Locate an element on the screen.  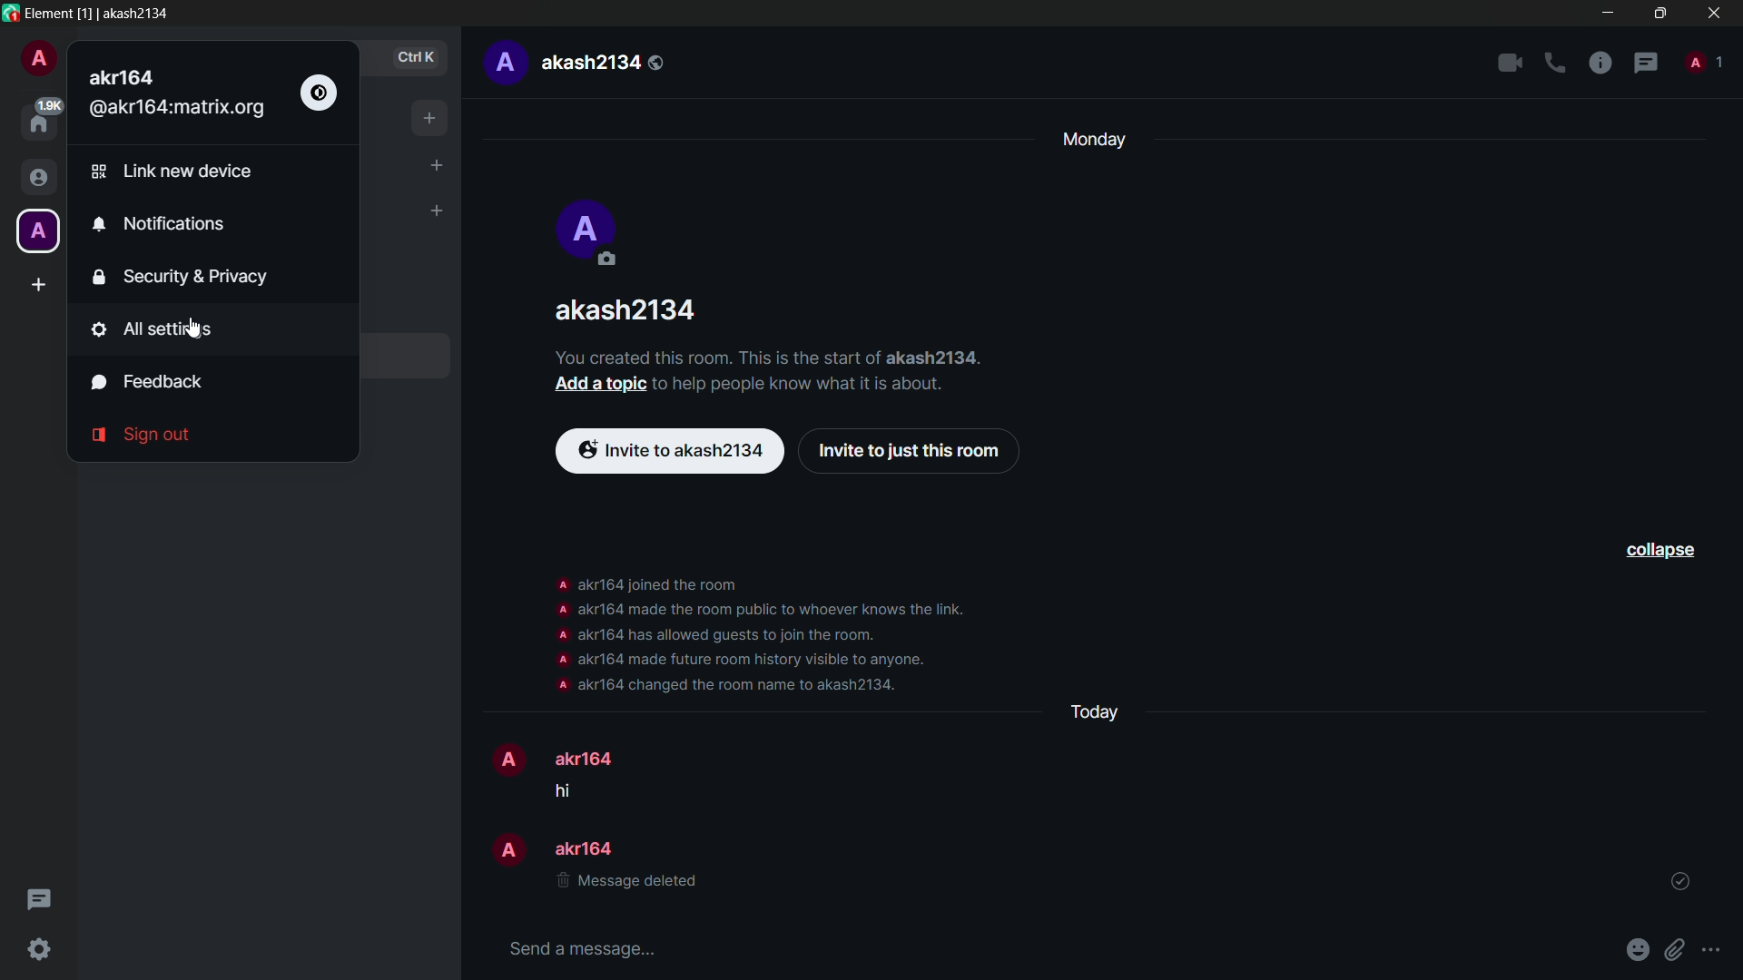
Ctrl K is located at coordinates (417, 59).